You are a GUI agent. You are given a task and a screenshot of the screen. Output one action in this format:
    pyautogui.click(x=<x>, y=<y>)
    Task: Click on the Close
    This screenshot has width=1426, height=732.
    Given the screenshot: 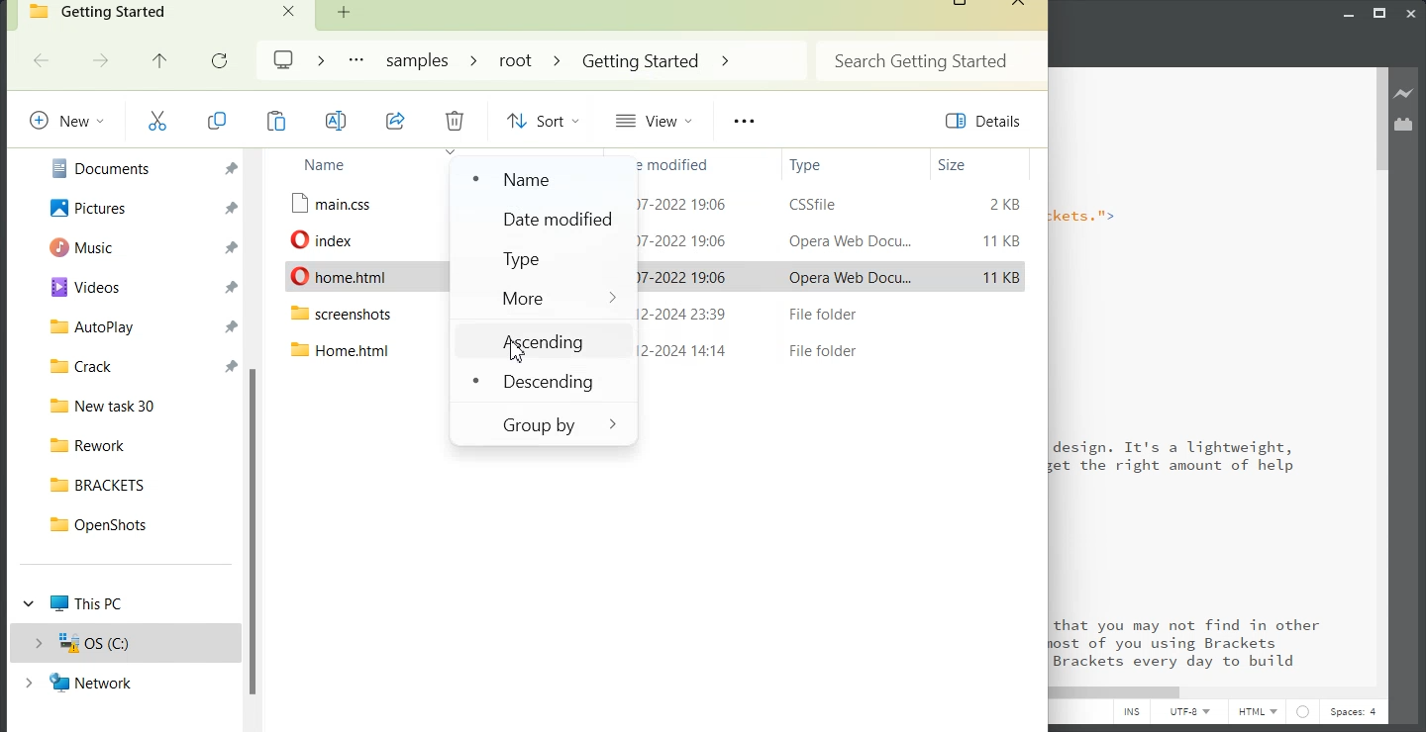 What is the action you would take?
    pyautogui.click(x=290, y=10)
    